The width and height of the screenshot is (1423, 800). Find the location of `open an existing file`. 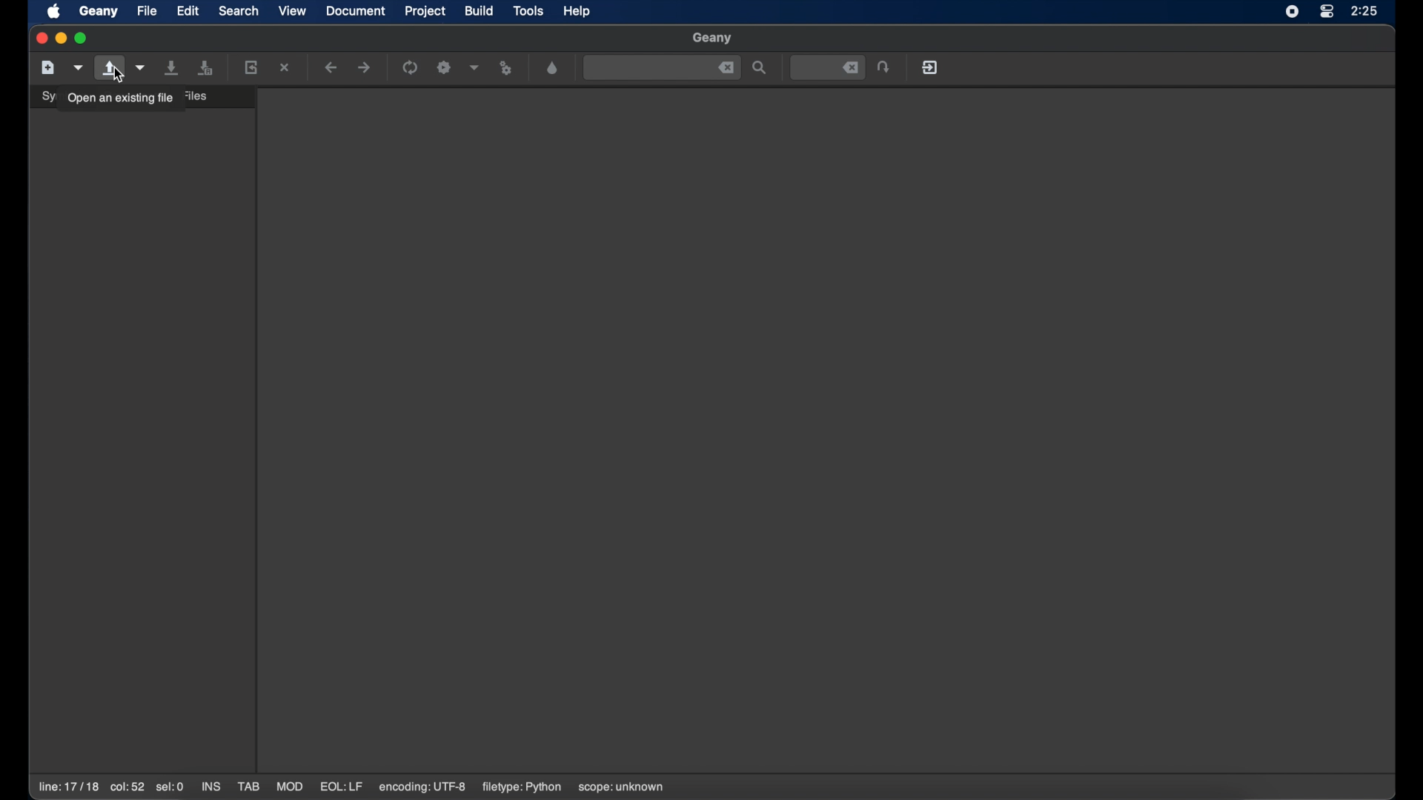

open an existing file is located at coordinates (120, 98).